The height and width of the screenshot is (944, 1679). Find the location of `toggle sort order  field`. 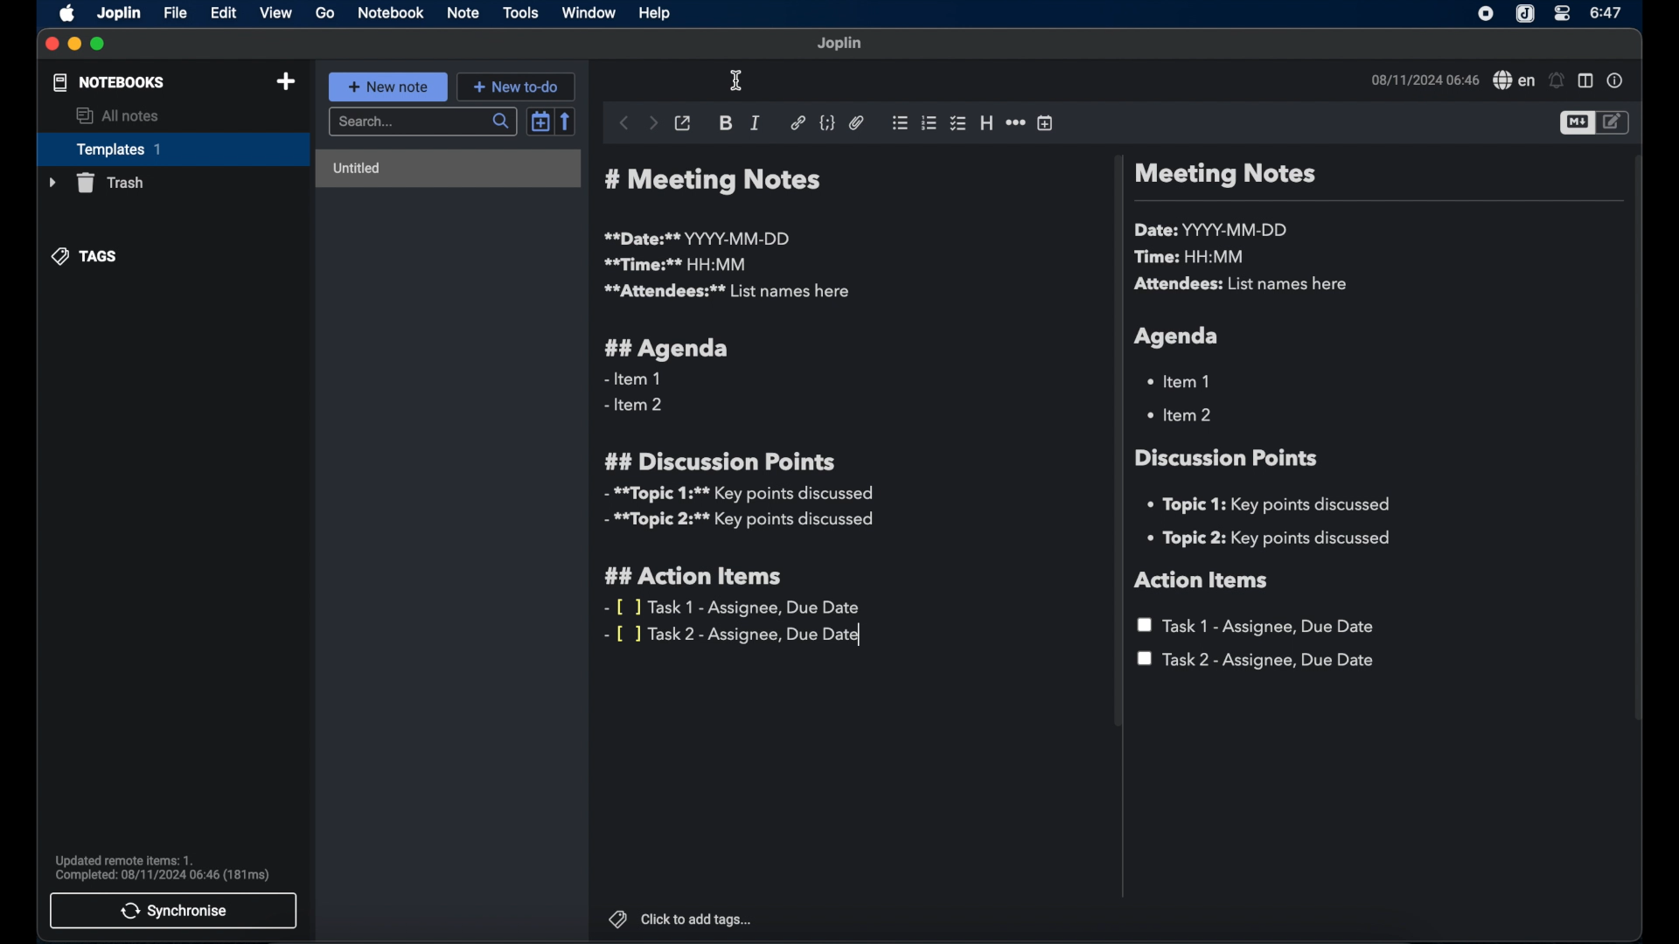

toggle sort order  field is located at coordinates (538, 123).